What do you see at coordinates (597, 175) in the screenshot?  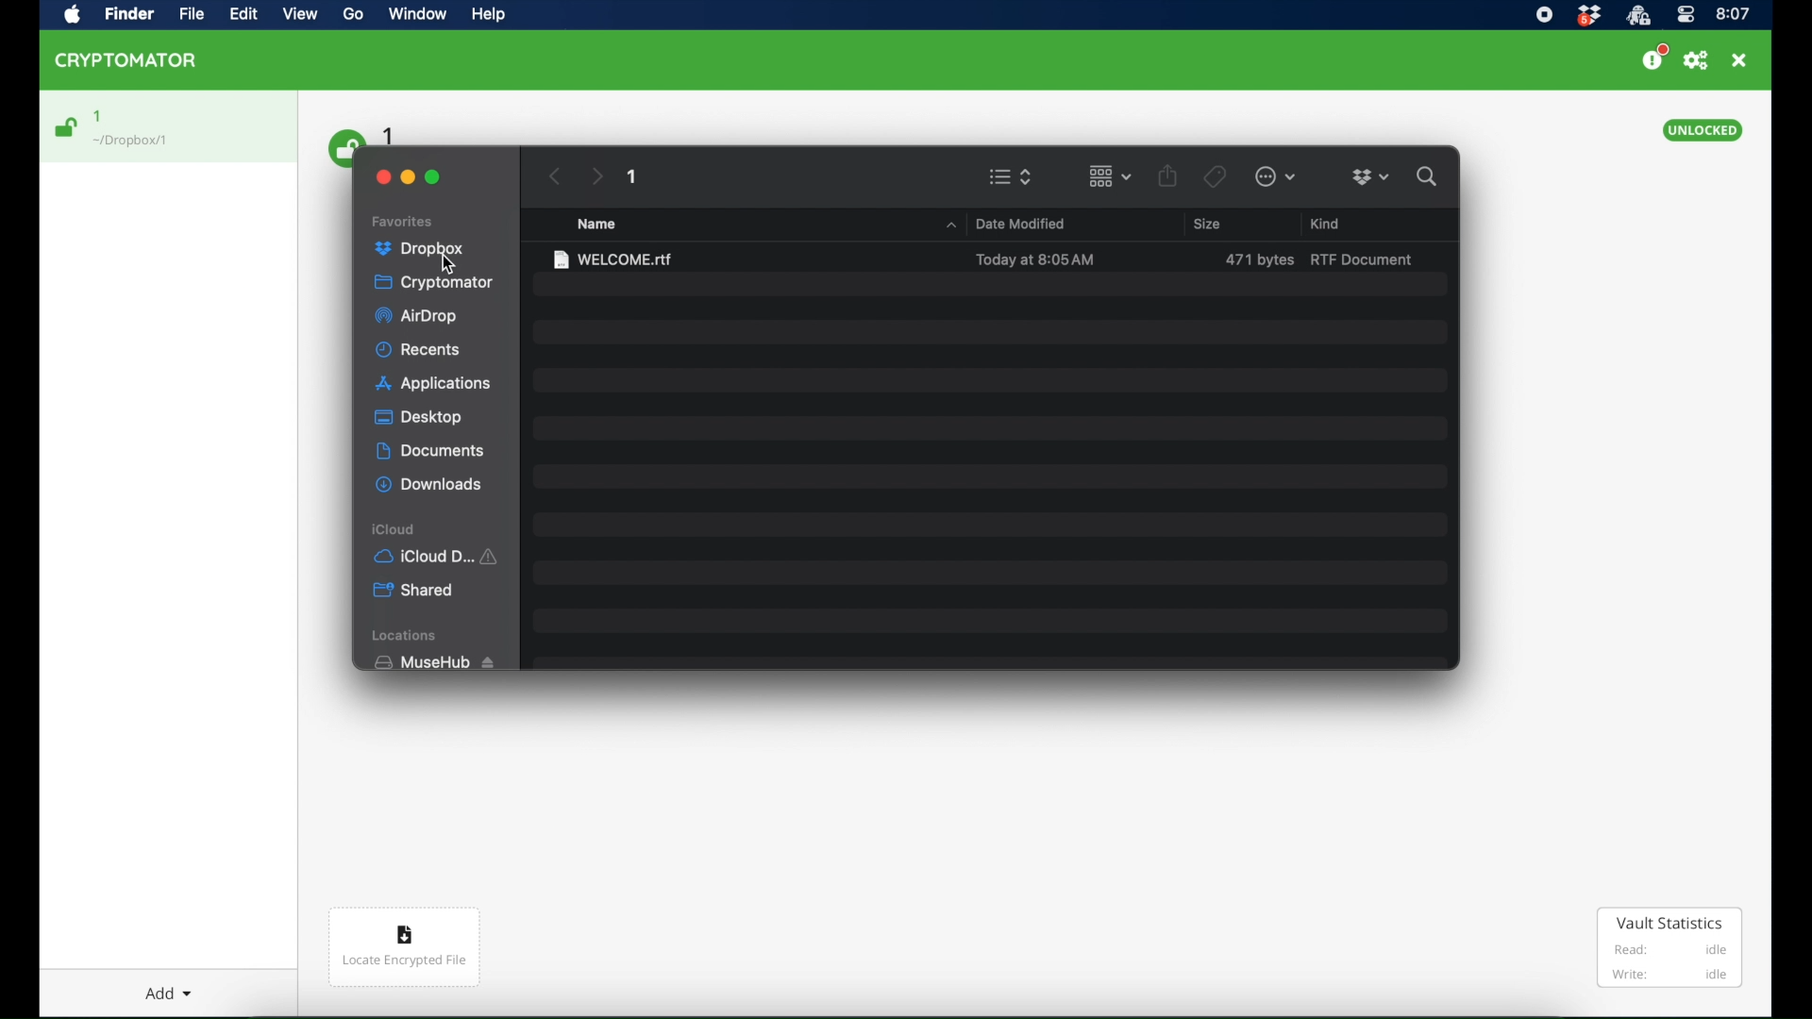 I see `next` at bounding box center [597, 175].